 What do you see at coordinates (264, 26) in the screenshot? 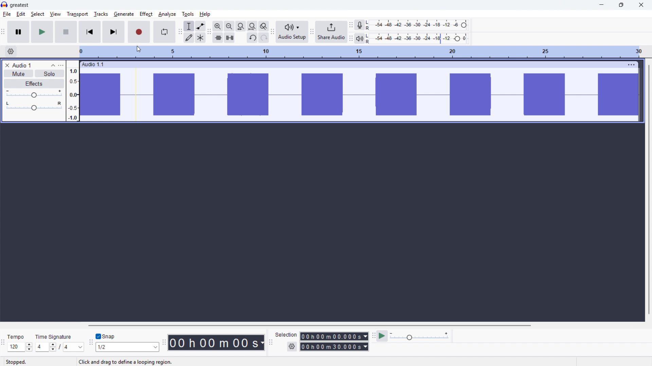
I see `toggle zoom` at bounding box center [264, 26].